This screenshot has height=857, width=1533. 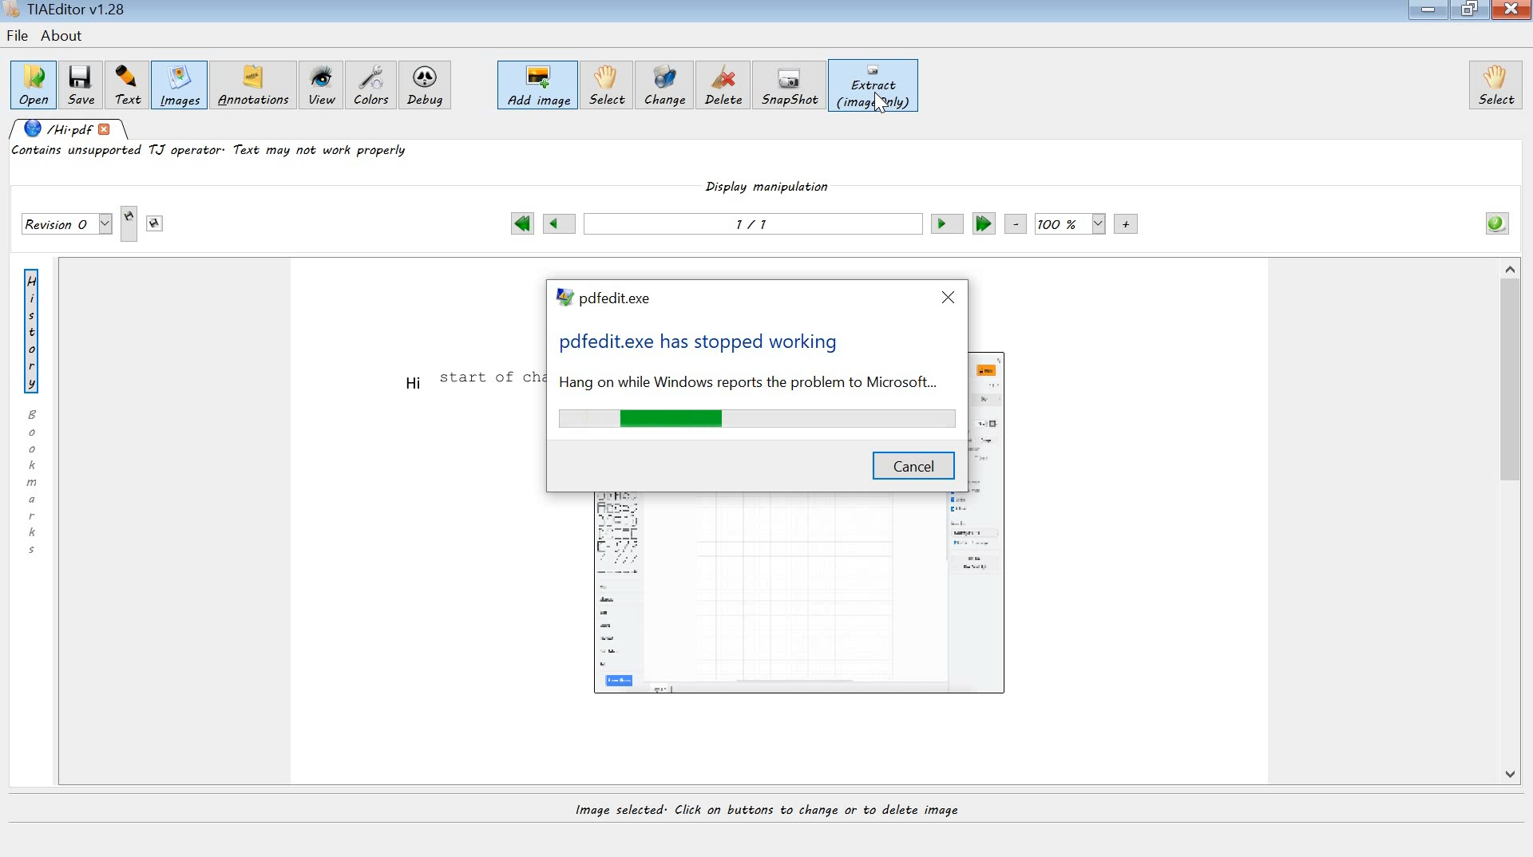 What do you see at coordinates (1430, 11) in the screenshot?
I see `minimize` at bounding box center [1430, 11].